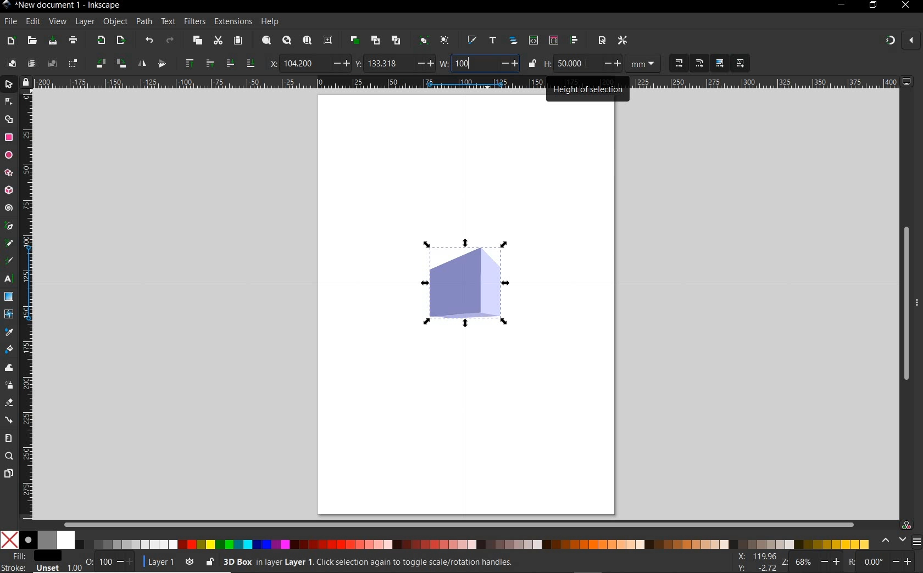  Describe the element at coordinates (738, 64) in the screenshot. I see `move patterns` at that location.